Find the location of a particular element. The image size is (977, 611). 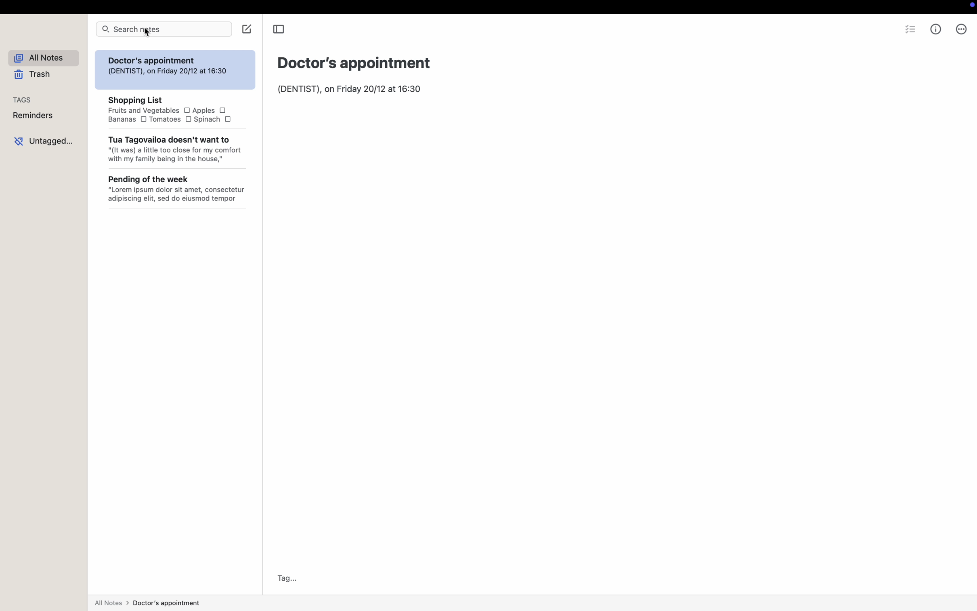

screen controls is located at coordinates (970, 7).